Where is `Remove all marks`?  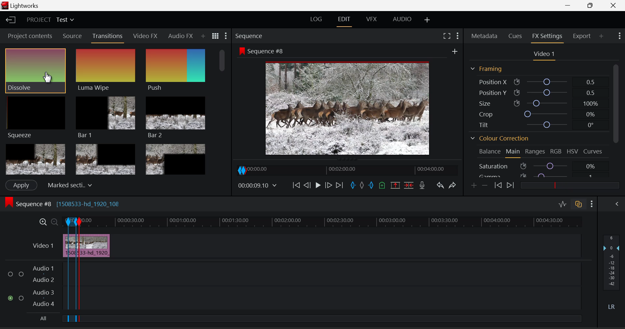
Remove all marks is located at coordinates (362, 186).